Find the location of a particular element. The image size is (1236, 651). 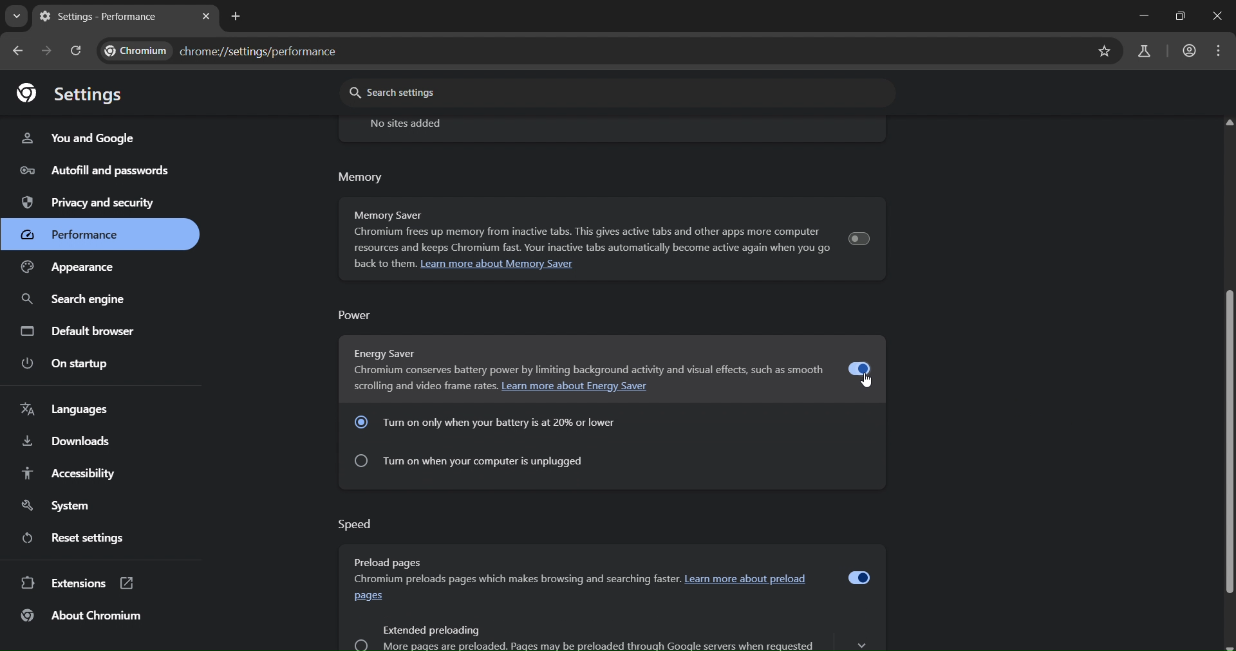

settings is located at coordinates (72, 94).